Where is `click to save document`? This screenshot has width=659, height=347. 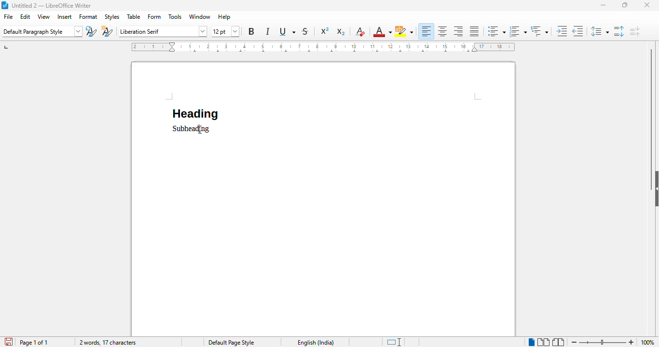
click to save document is located at coordinates (9, 342).